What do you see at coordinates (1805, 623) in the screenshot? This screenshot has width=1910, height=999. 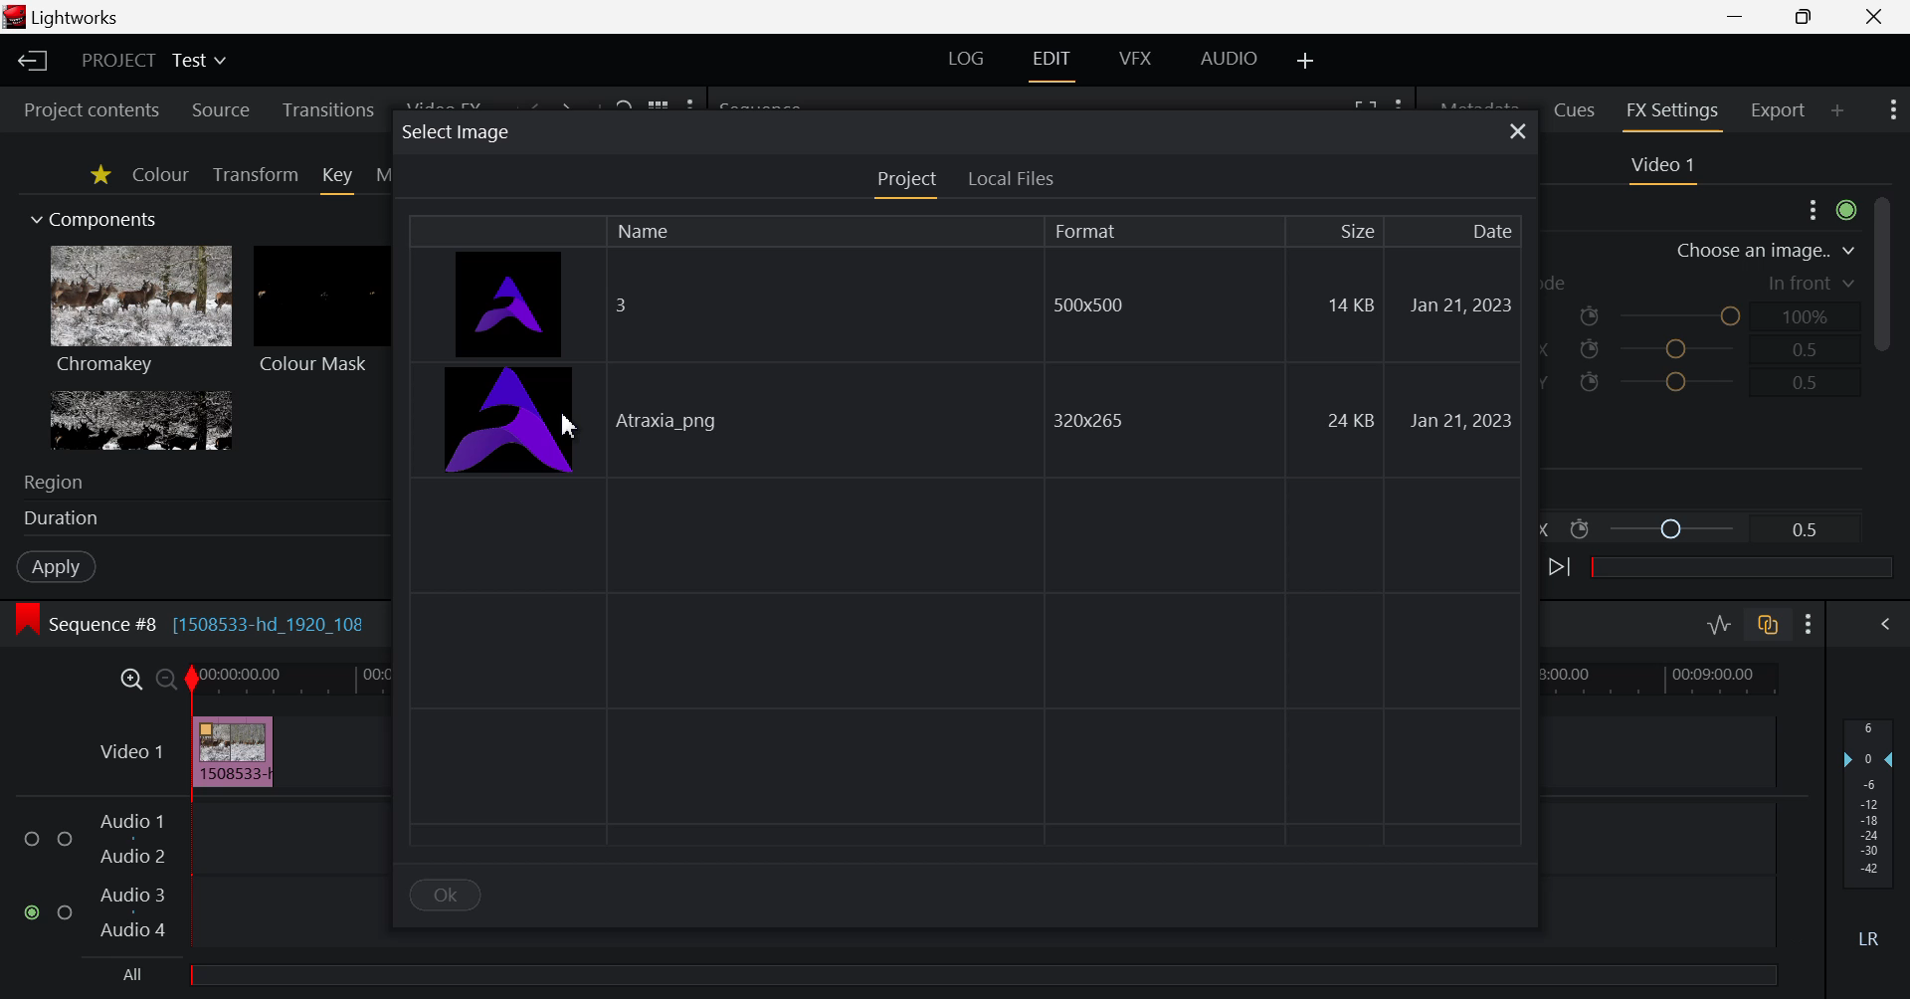 I see `Show Settings` at bounding box center [1805, 623].